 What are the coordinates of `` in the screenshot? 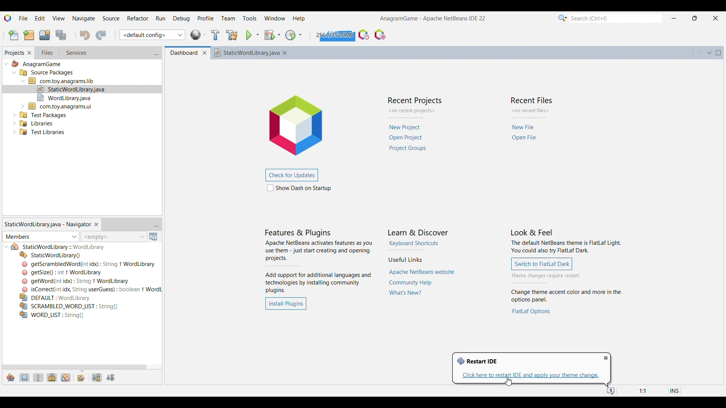 It's located at (47, 73).